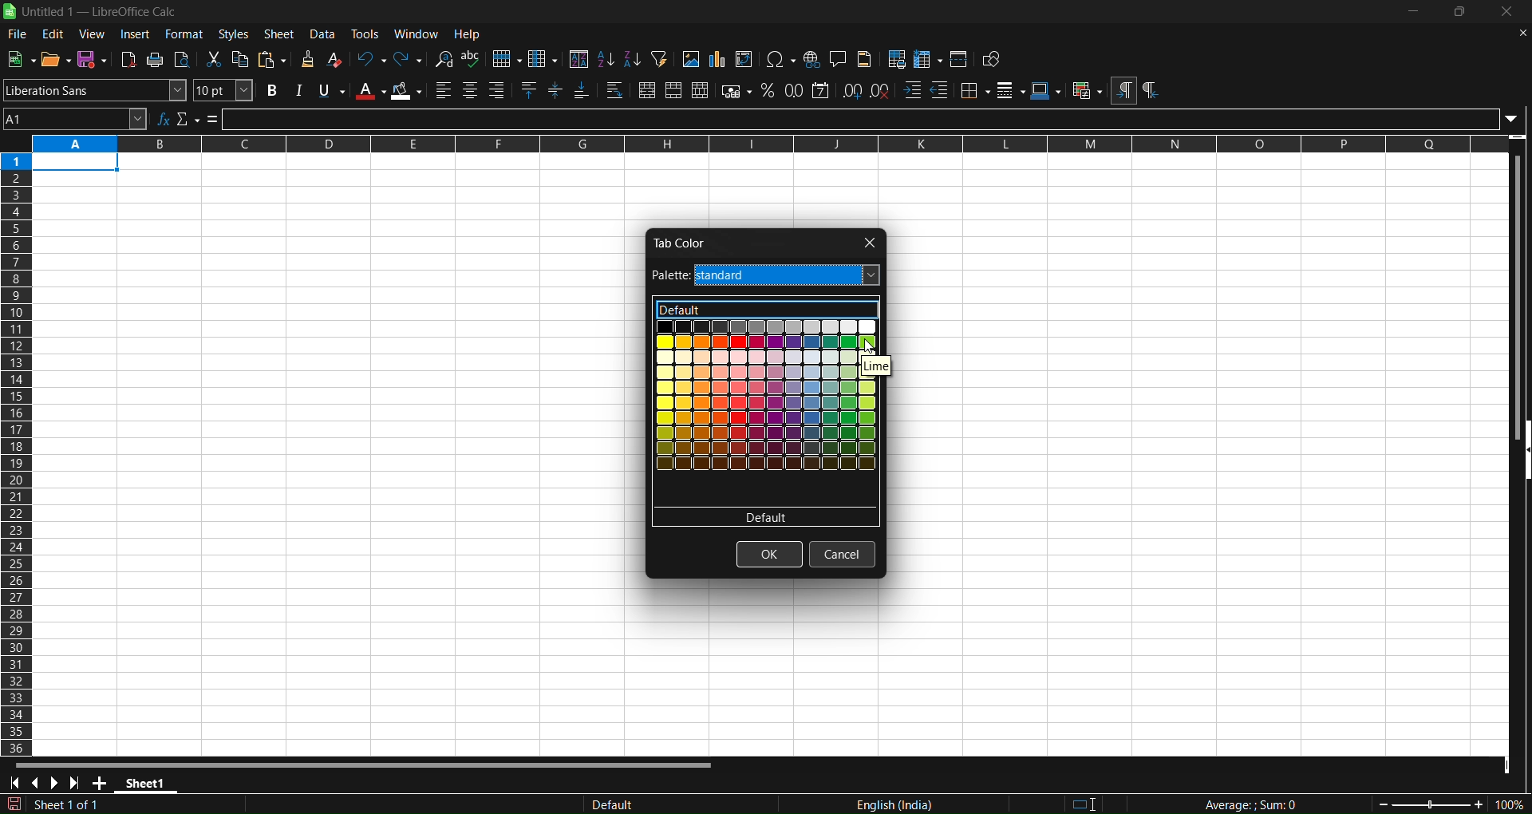 This screenshot has width=1532, height=814. I want to click on hide, so click(1522, 452).